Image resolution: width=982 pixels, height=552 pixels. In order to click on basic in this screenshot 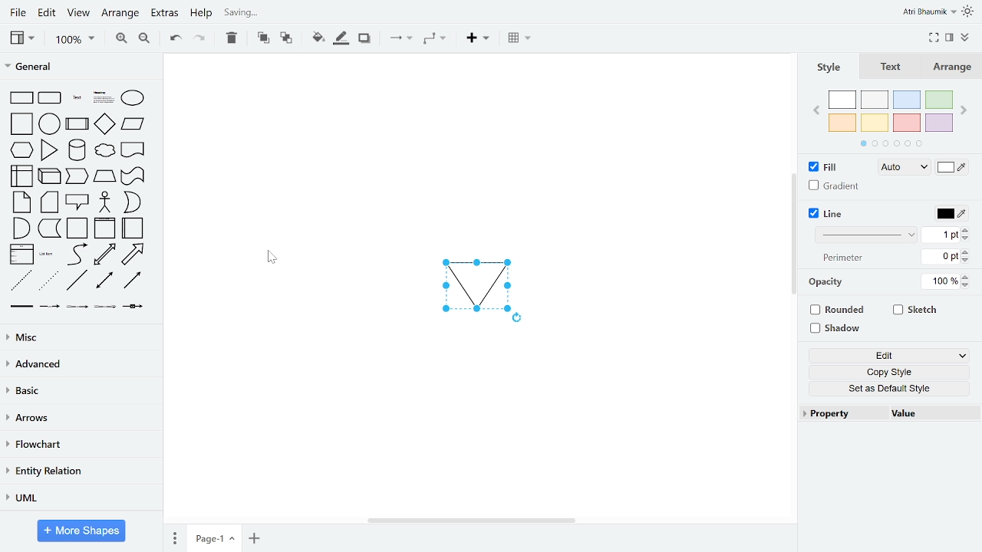, I will do `click(79, 392)`.